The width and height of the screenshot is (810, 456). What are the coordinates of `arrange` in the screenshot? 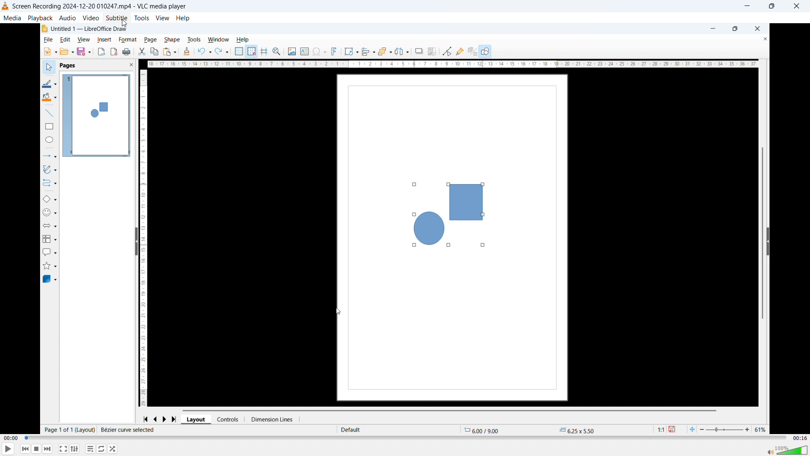 It's located at (385, 51).